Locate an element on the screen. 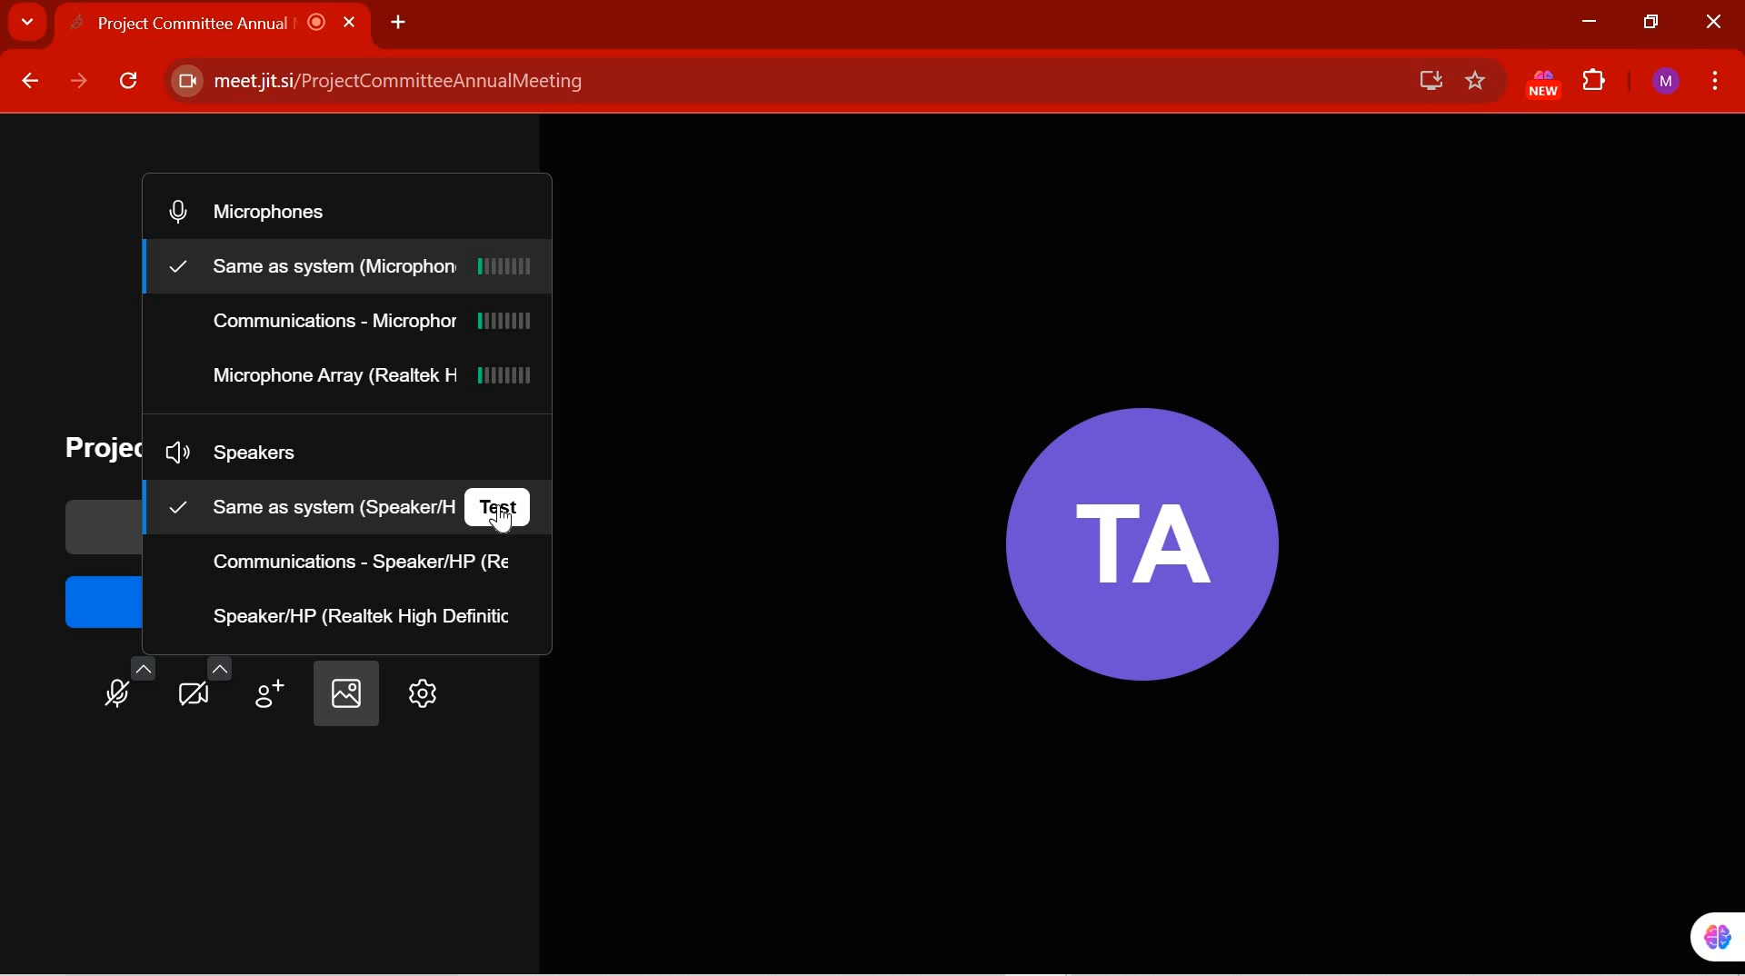 This screenshot has width=1745, height=976. ADD NEW TAB is located at coordinates (398, 21).